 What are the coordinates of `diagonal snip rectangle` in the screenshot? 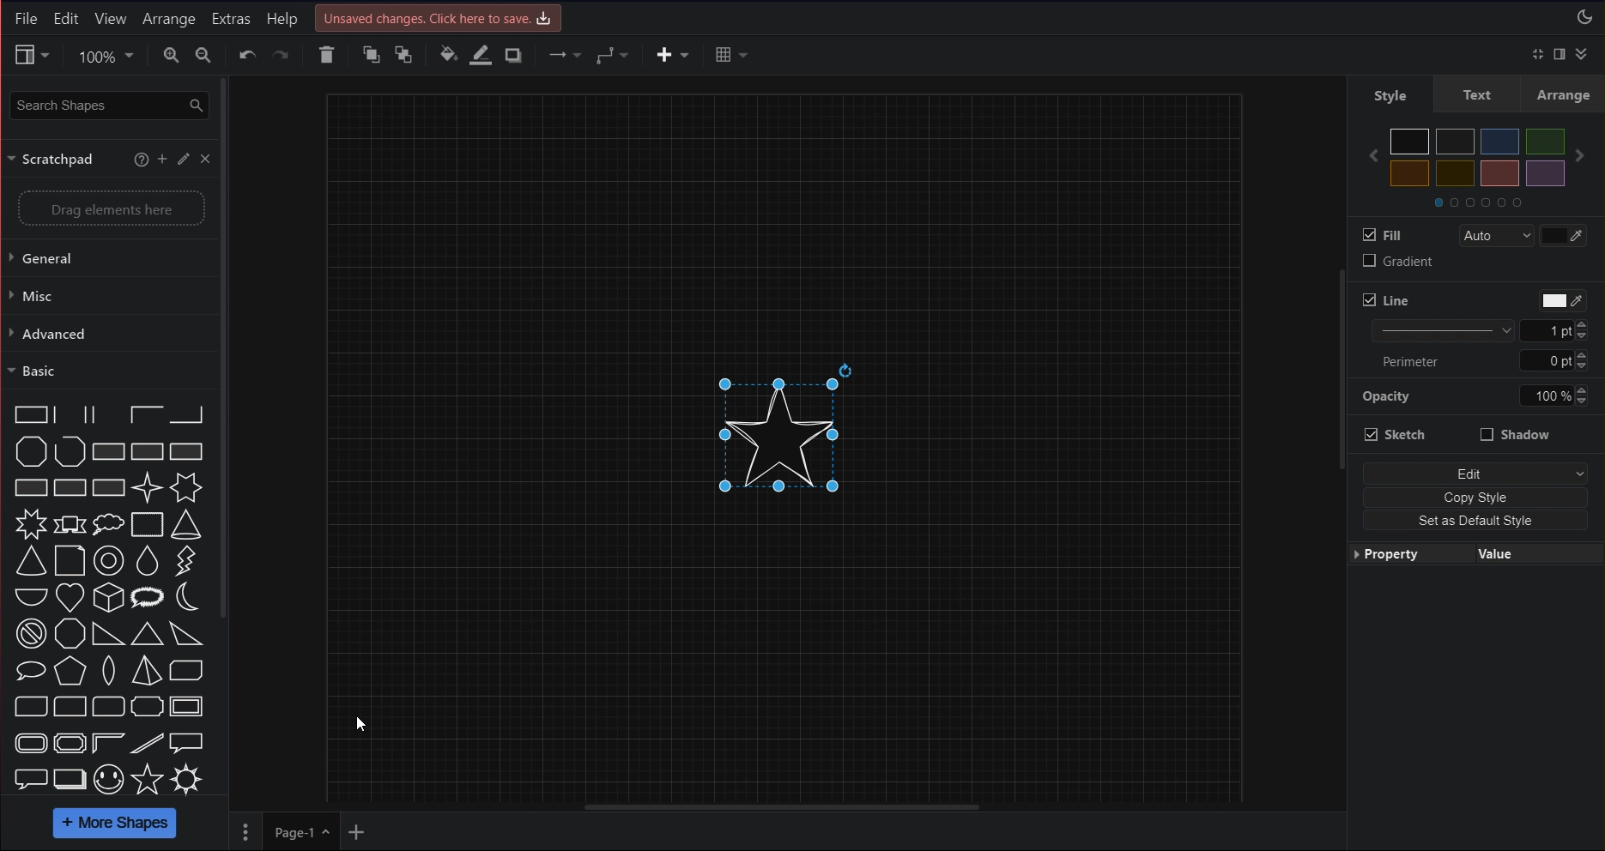 It's located at (187, 669).